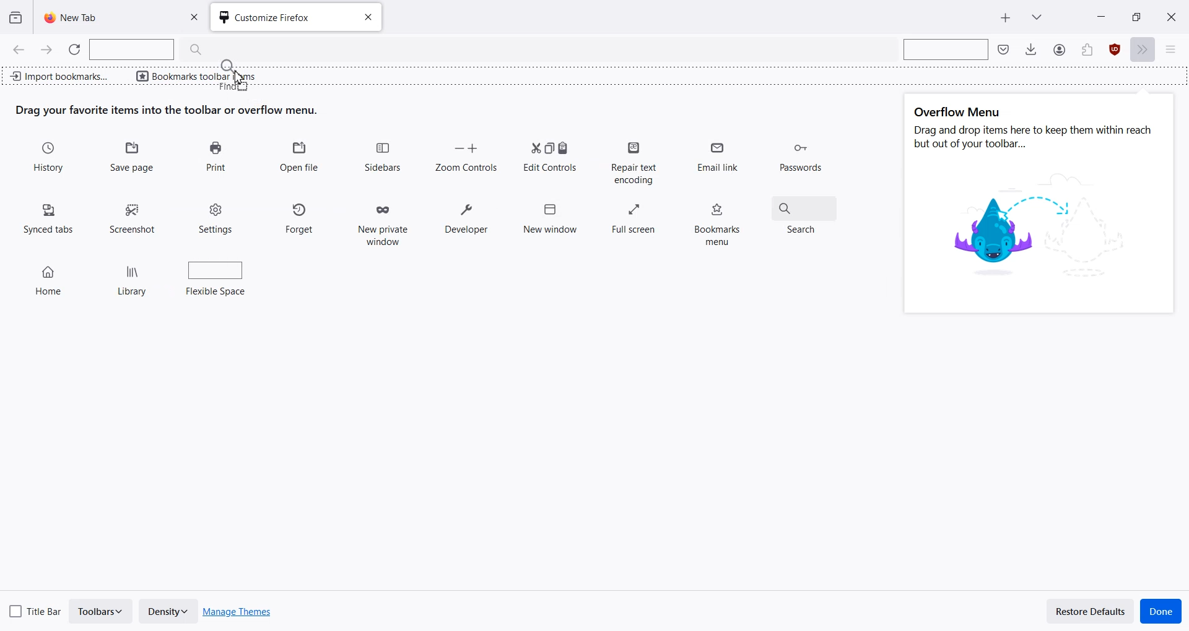 This screenshot has width=1189, height=631. I want to click on Repair text encoding, so click(633, 161).